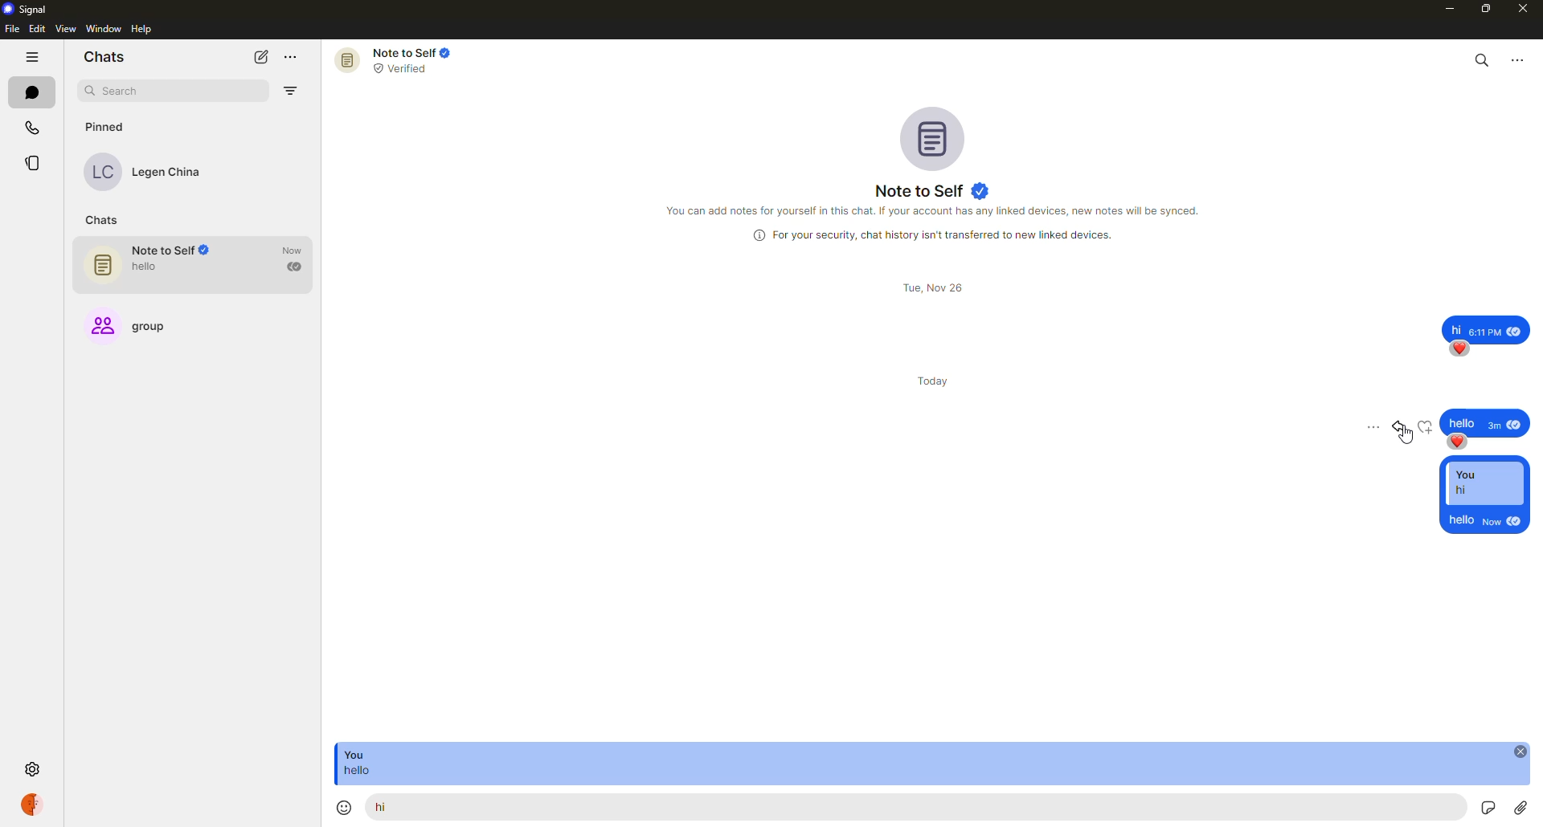 The height and width of the screenshot is (827, 1543). Describe the element at coordinates (63, 29) in the screenshot. I see `view` at that location.